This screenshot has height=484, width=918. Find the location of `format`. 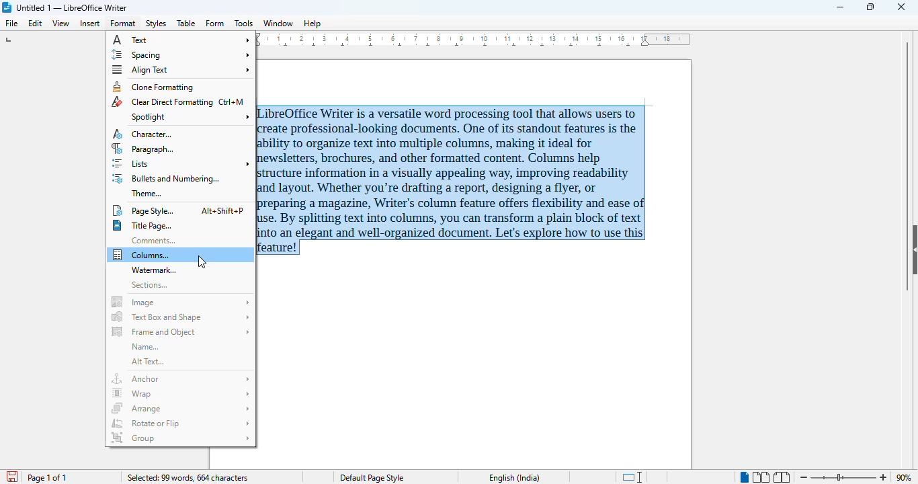

format is located at coordinates (123, 24).